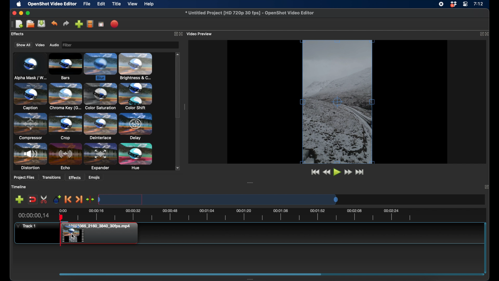  Describe the element at coordinates (30, 67) in the screenshot. I see `alpha mask` at that location.